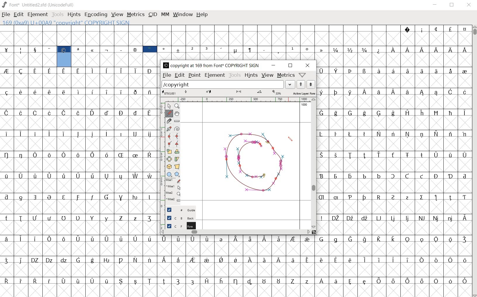 The height and width of the screenshot is (297, 477). Describe the element at coordinates (152, 15) in the screenshot. I see `cid` at that location.